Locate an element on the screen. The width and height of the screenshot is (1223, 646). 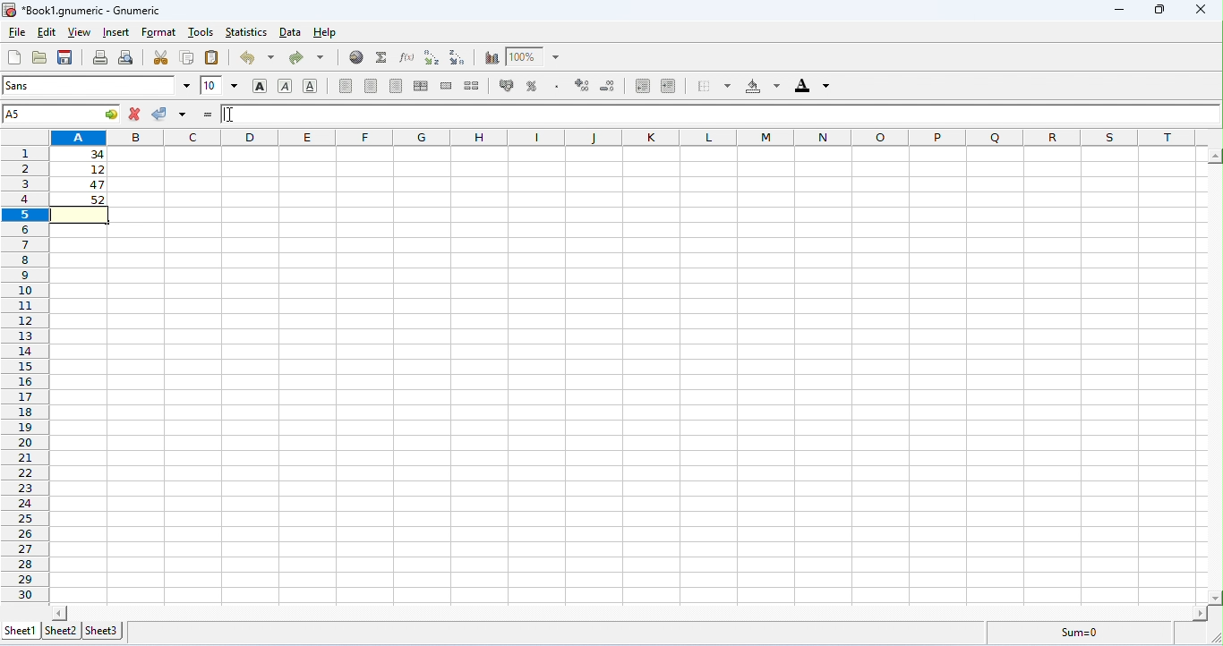
close is located at coordinates (1205, 10).